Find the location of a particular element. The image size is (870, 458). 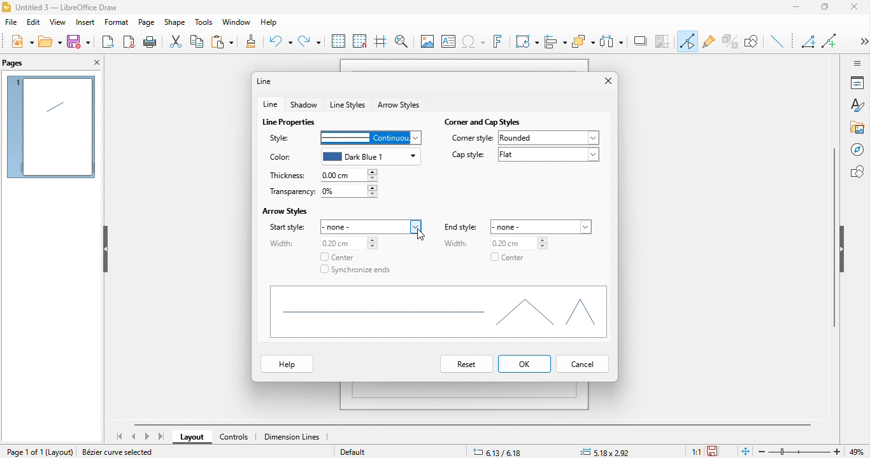

none is located at coordinates (544, 225).